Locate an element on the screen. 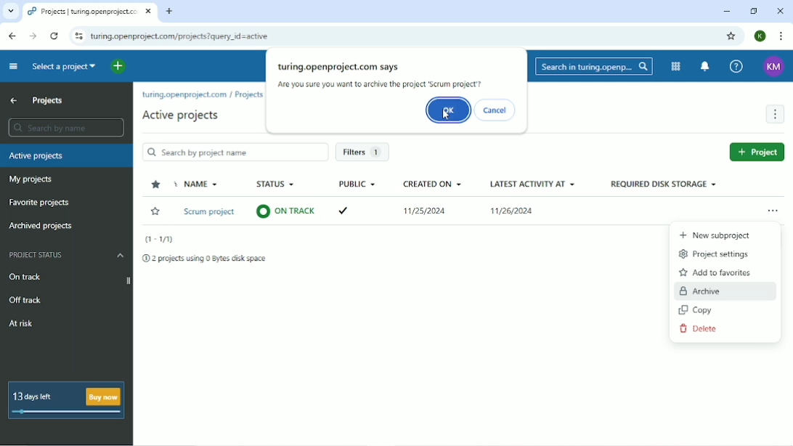 The width and height of the screenshot is (793, 446). New tab is located at coordinates (169, 11).